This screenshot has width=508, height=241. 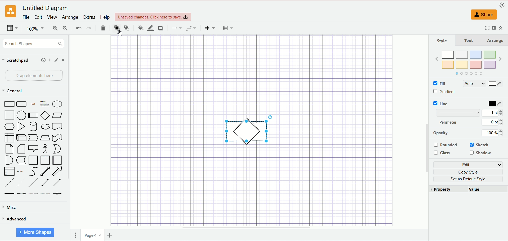 I want to click on Connector, so click(x=23, y=194).